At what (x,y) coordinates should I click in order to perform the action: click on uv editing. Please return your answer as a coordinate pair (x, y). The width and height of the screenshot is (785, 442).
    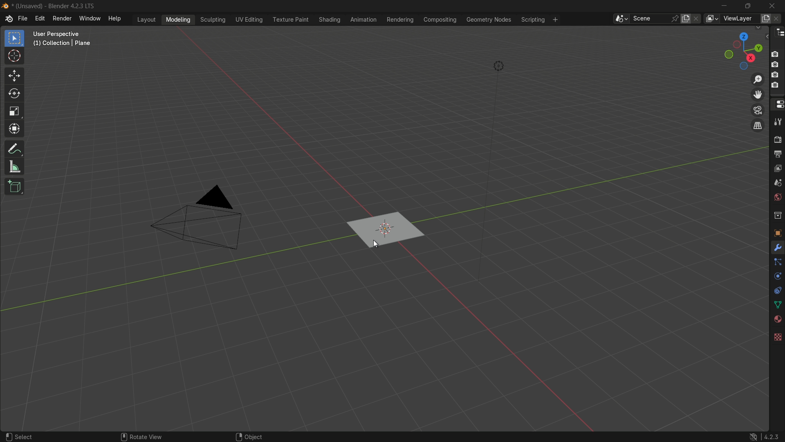
    Looking at the image, I should click on (249, 20).